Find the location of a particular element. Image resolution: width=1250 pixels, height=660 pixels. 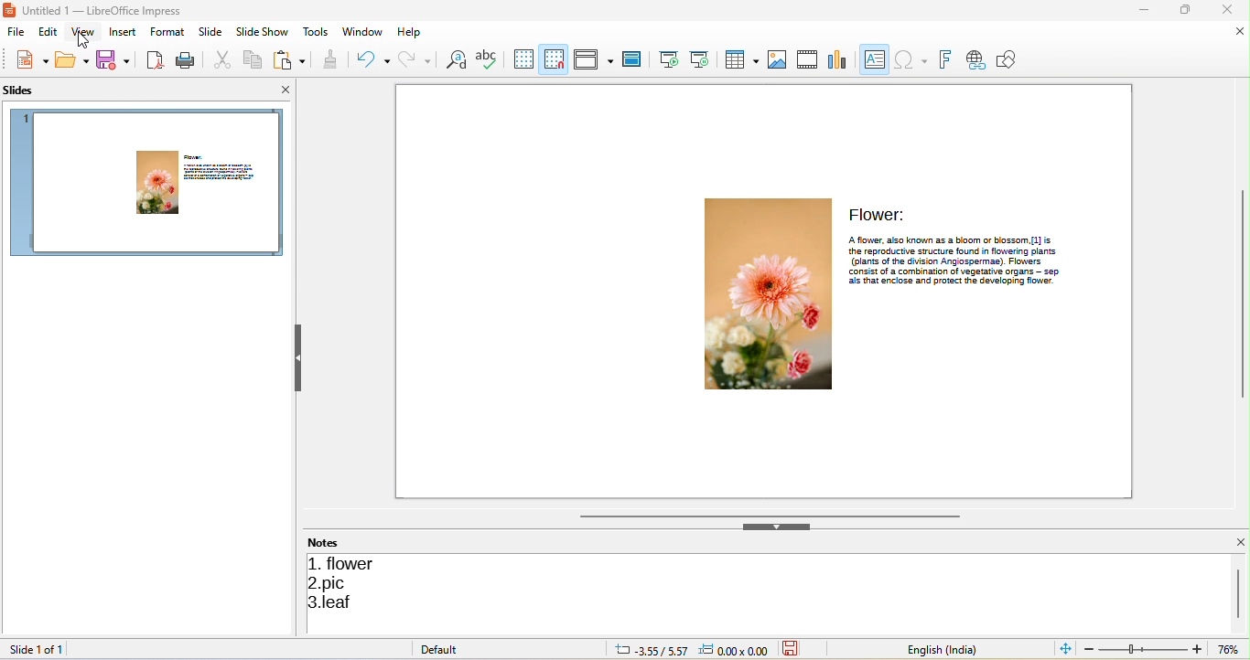

leaf is located at coordinates (337, 603).